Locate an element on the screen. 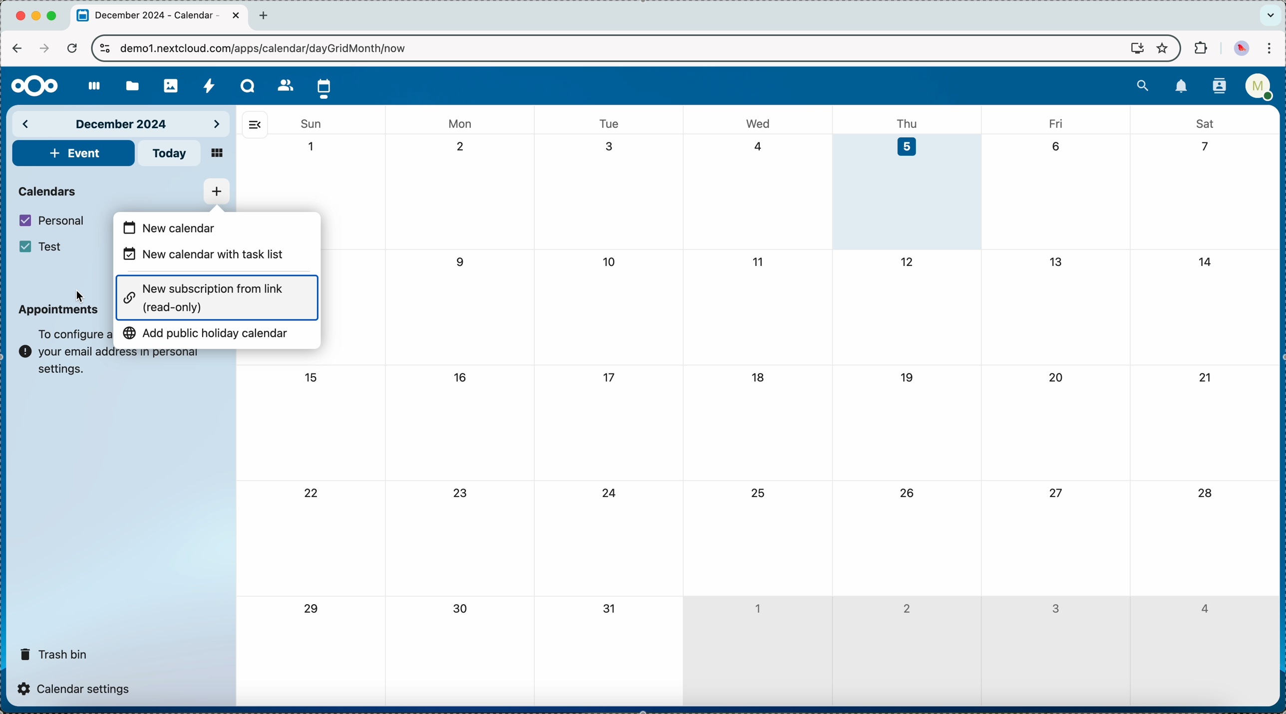 This screenshot has height=714, width=1286. contacts is located at coordinates (1216, 87).